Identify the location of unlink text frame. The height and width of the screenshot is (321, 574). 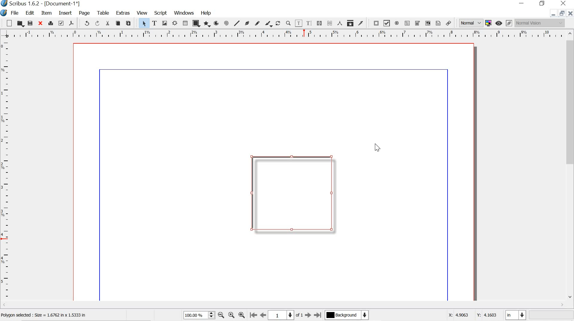
(329, 23).